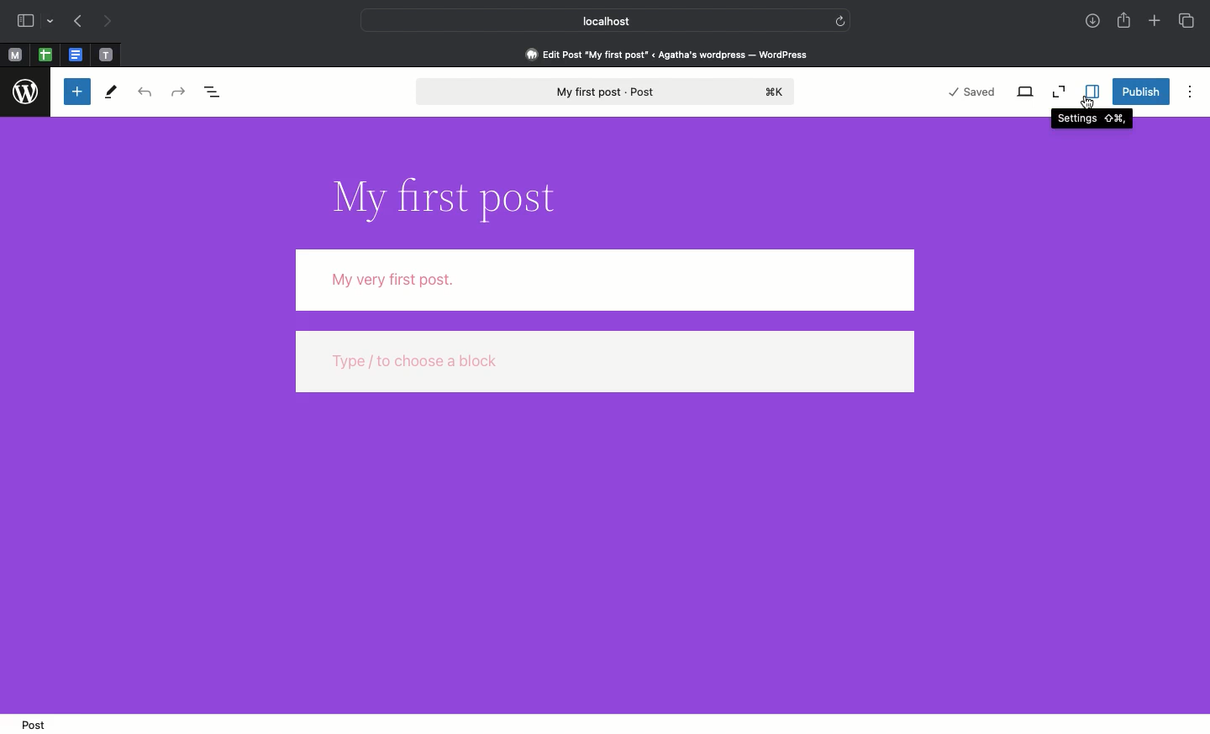 The image size is (1210, 734). Describe the element at coordinates (77, 91) in the screenshot. I see `Toggle blocker` at that location.